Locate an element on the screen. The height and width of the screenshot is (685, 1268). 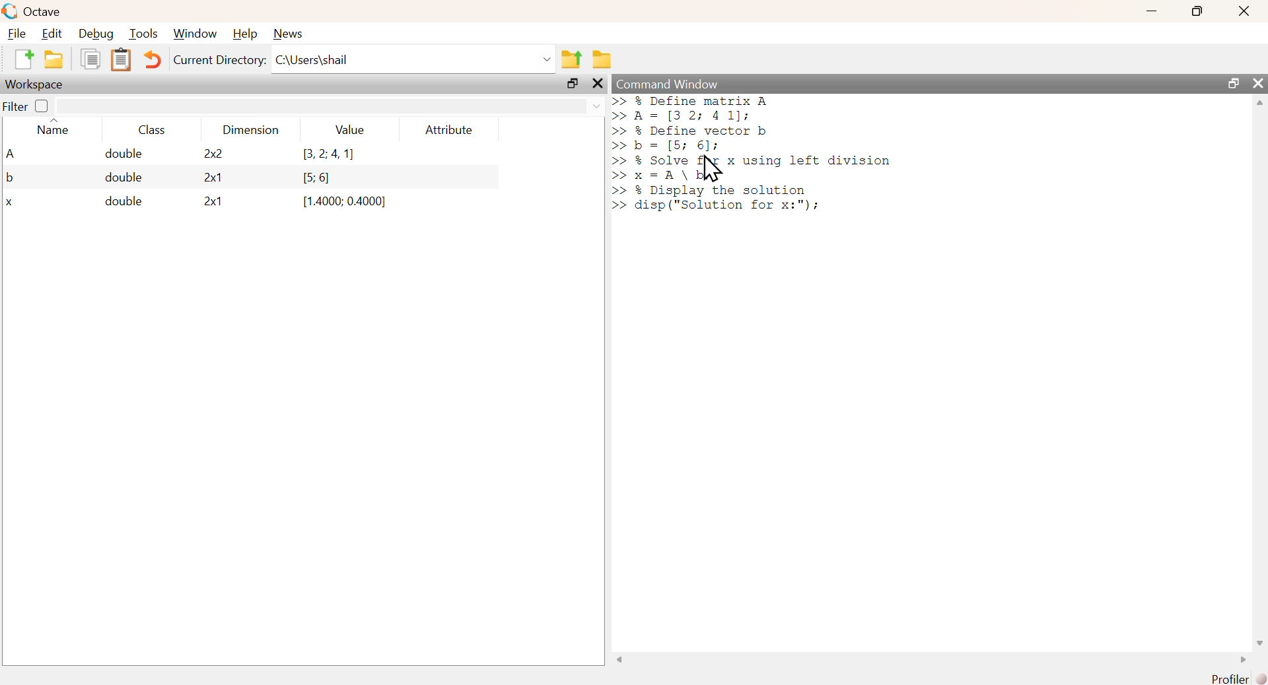
filter is located at coordinates (330, 106).